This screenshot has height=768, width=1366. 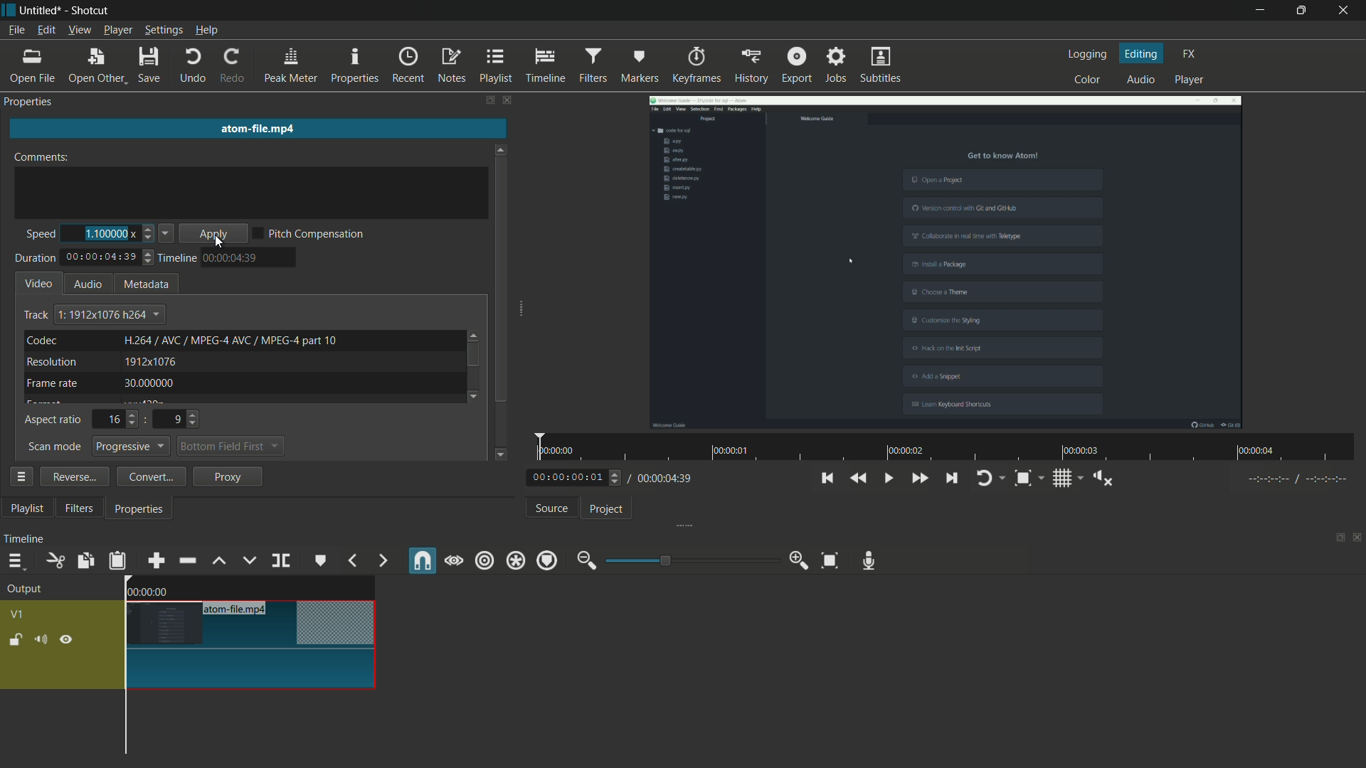 I want to click on skip to the next point, so click(x=951, y=477).